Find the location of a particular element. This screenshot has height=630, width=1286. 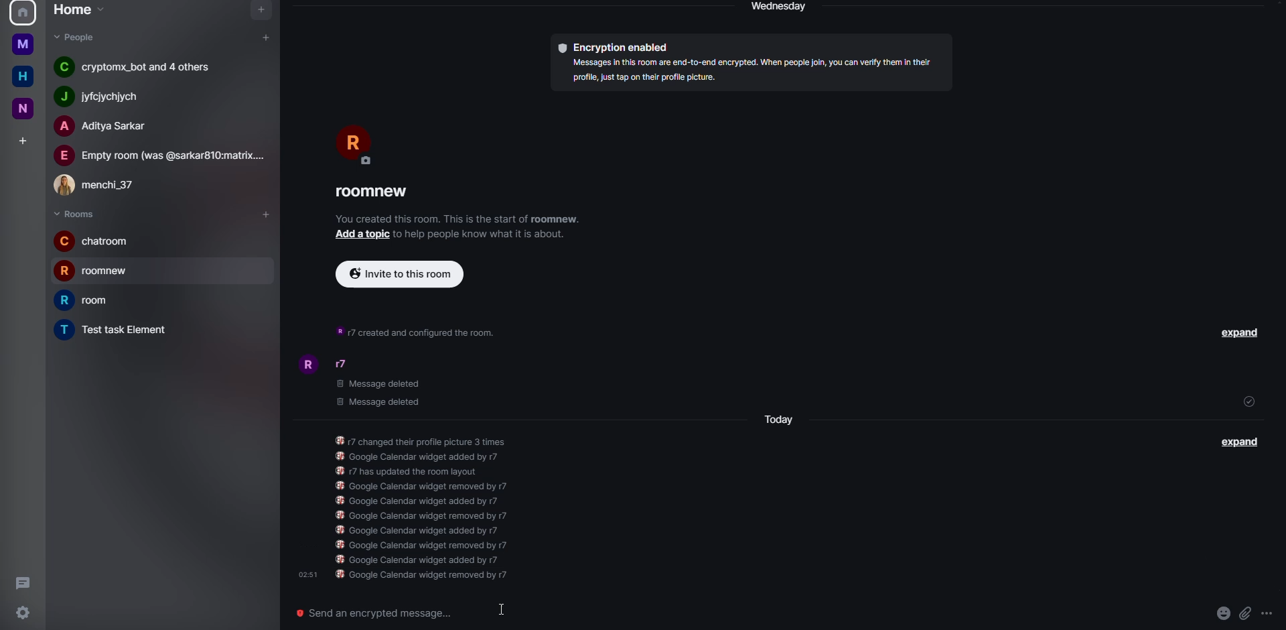

profile is located at coordinates (354, 143).